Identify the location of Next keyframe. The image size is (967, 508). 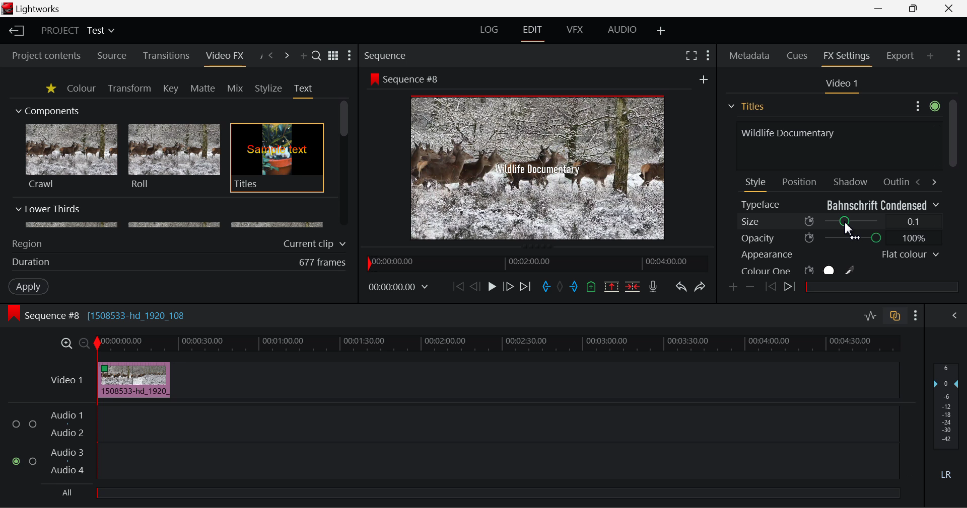
(791, 288).